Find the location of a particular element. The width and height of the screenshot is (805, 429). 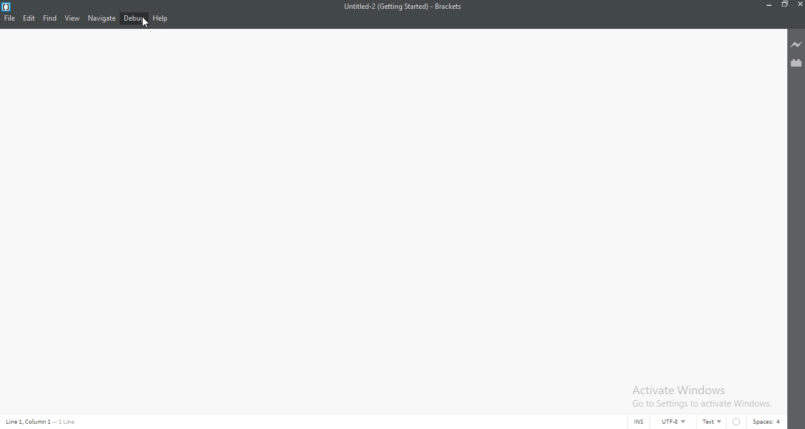

INS is located at coordinates (639, 422).